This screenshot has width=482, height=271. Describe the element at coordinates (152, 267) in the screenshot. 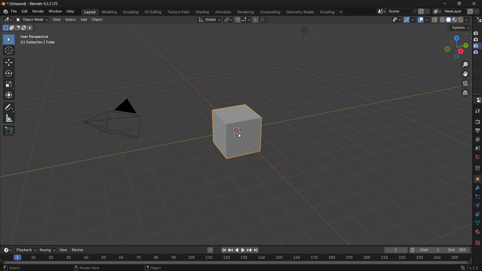

I see `Object` at that location.